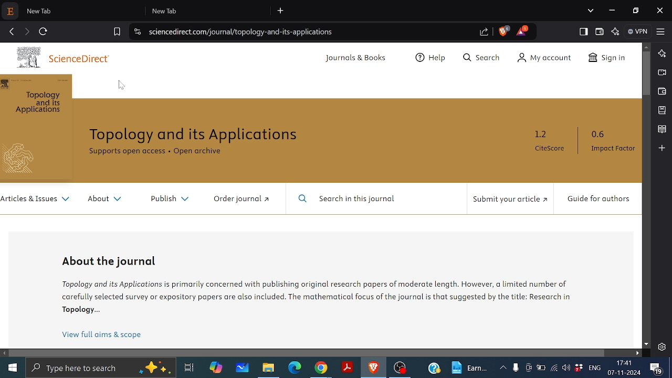 This screenshot has width=672, height=378. Describe the element at coordinates (662, 73) in the screenshot. I see `brave meet` at that location.